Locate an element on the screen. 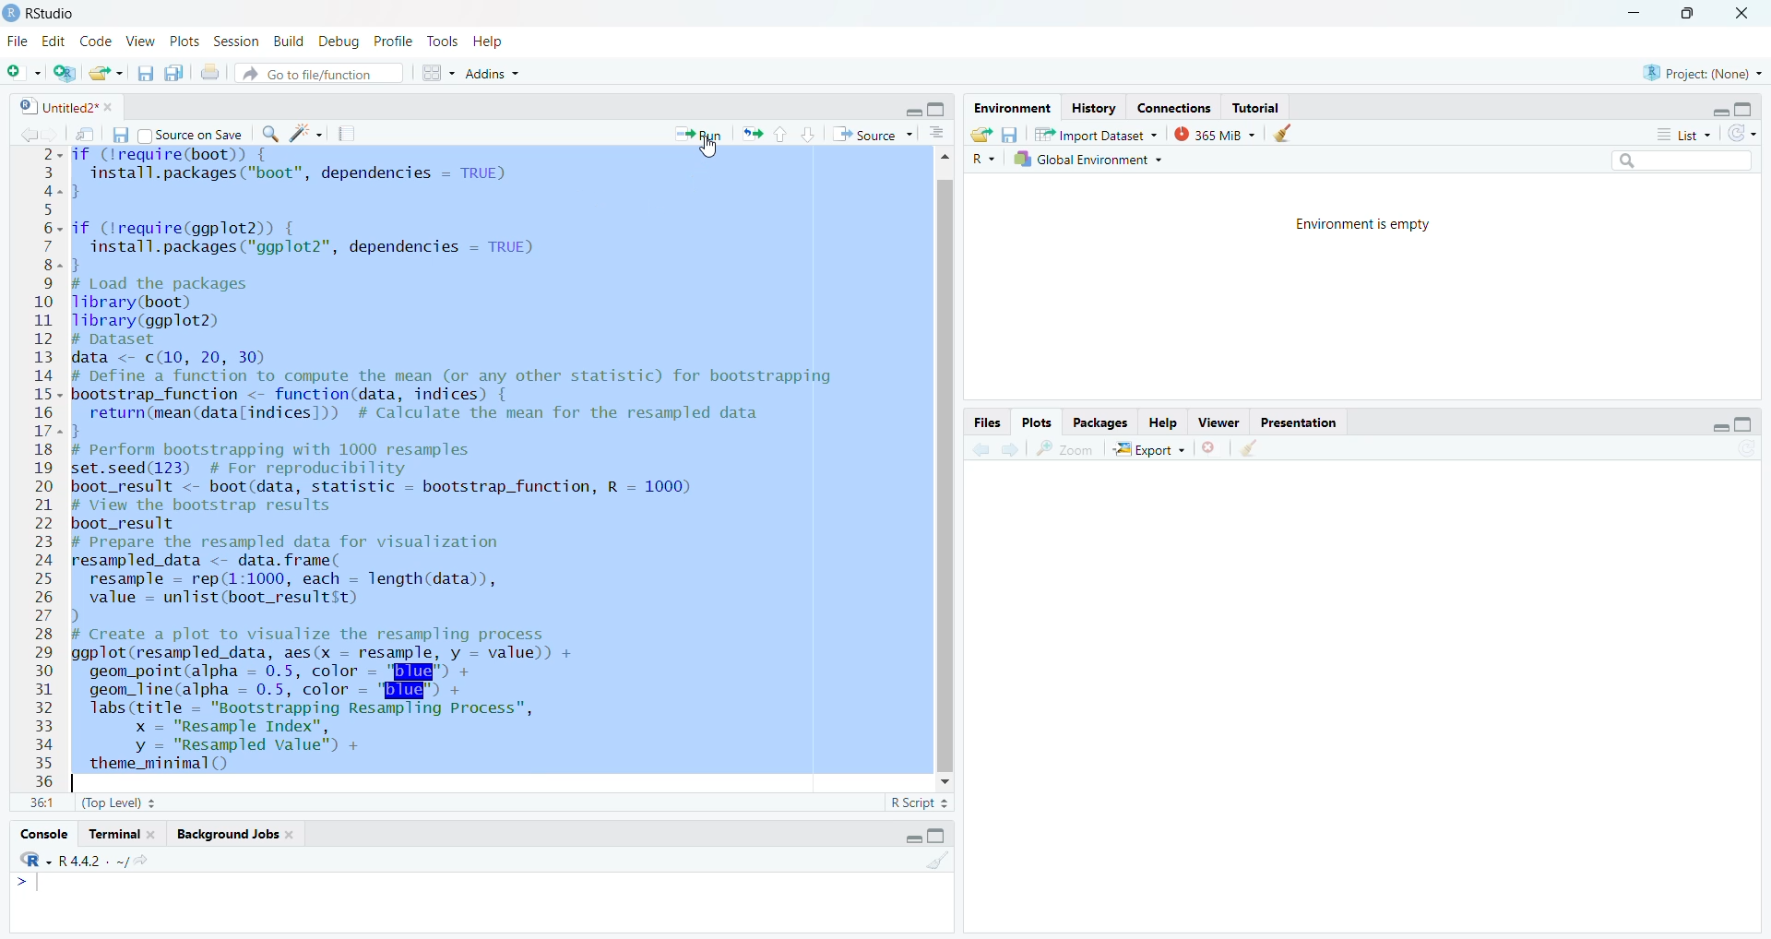 The image size is (1771, 939). code is located at coordinates (98, 42).